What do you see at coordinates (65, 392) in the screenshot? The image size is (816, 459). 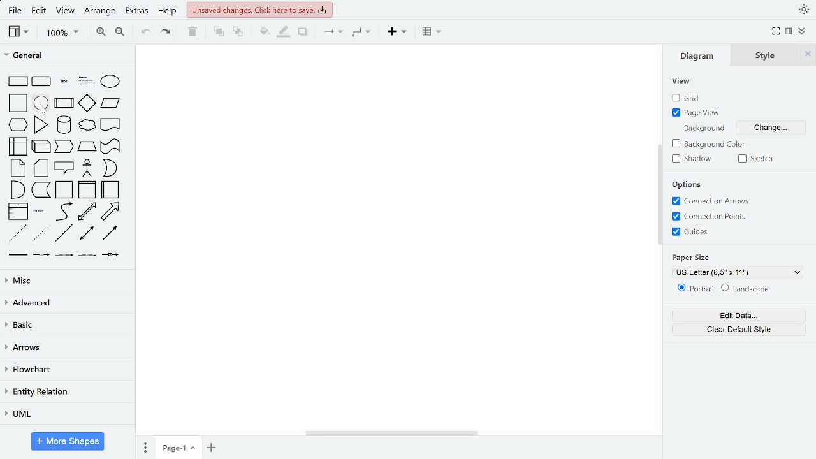 I see `entity relation` at bounding box center [65, 392].